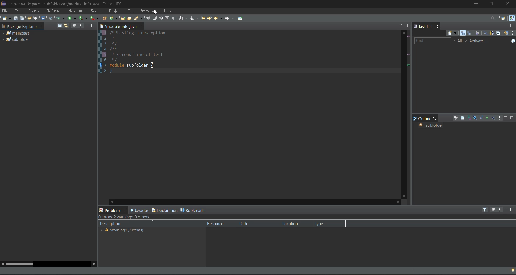 The image size is (516, 275). I want to click on next edit location, so click(210, 19).